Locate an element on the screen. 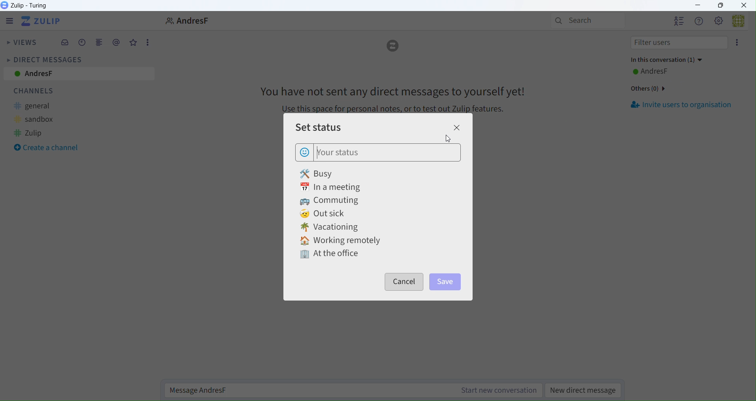 Image resolution: width=756 pixels, height=401 pixels. New Direct Message is located at coordinates (585, 391).